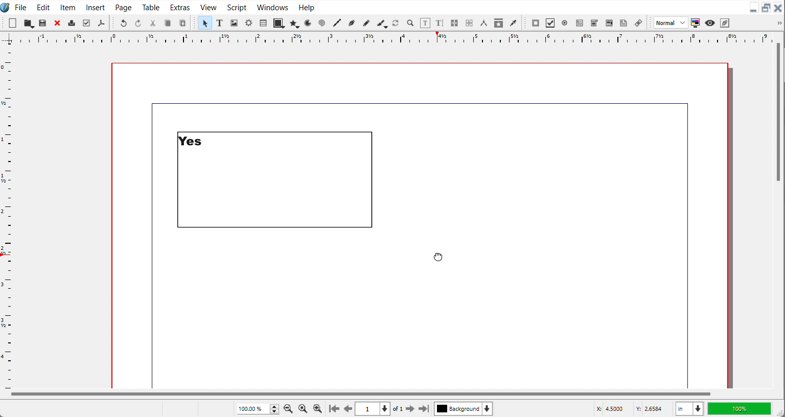 Image resolution: width=785 pixels, height=417 pixels. What do you see at coordinates (483, 23) in the screenshot?
I see `Measurements` at bounding box center [483, 23].